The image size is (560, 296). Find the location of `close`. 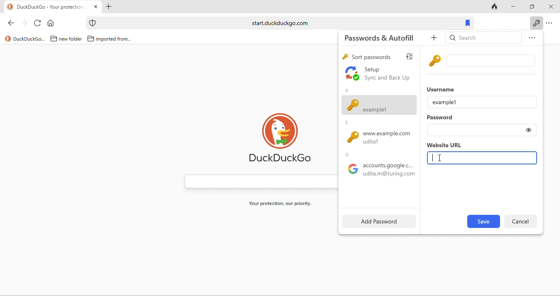

close is located at coordinates (550, 7).